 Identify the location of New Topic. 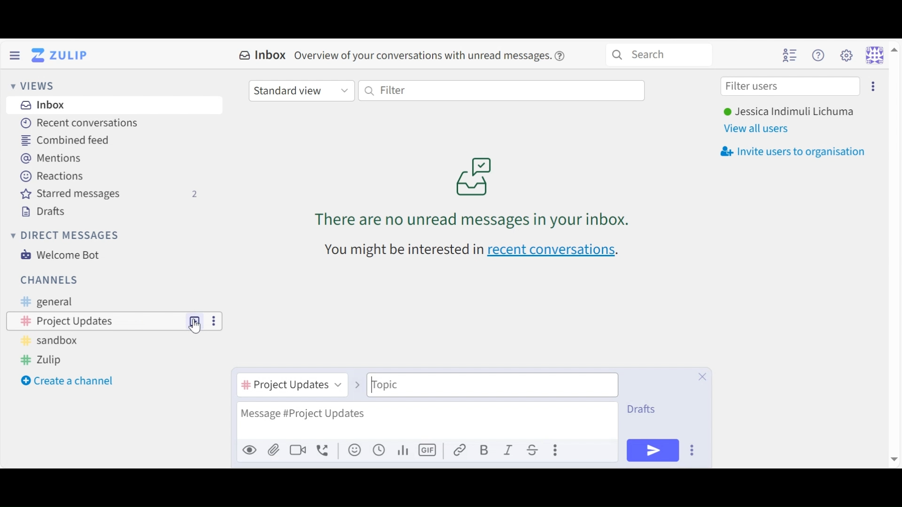
(195, 320).